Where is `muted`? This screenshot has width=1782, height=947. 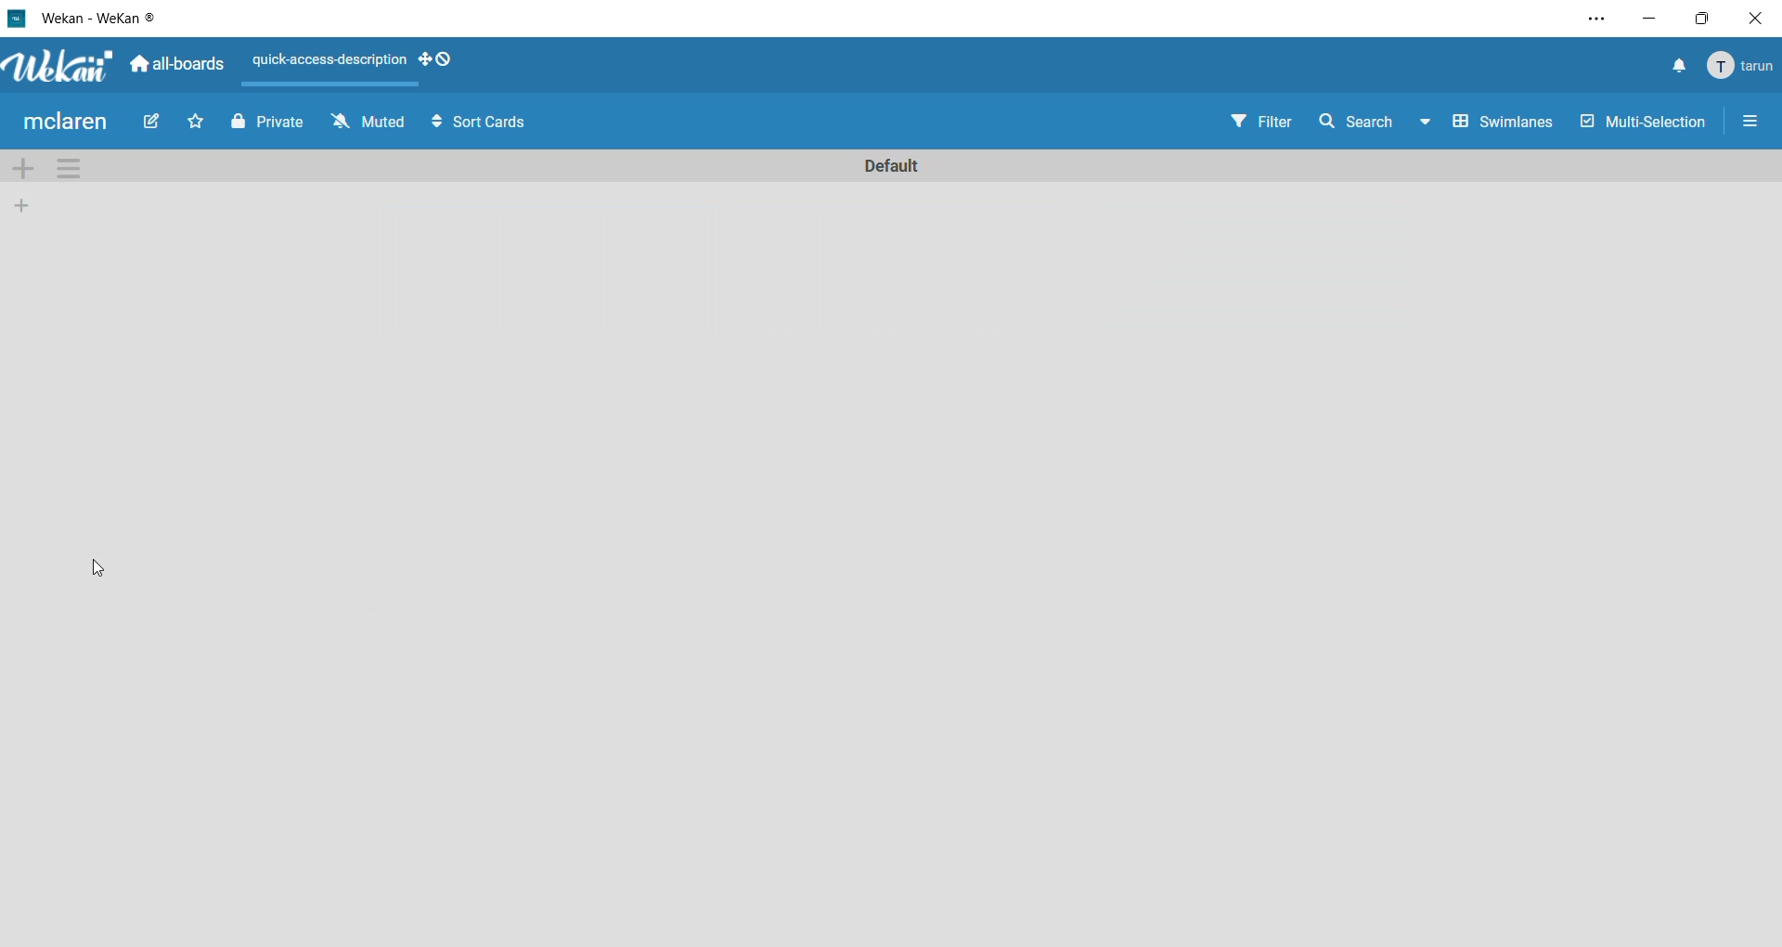 muted is located at coordinates (367, 123).